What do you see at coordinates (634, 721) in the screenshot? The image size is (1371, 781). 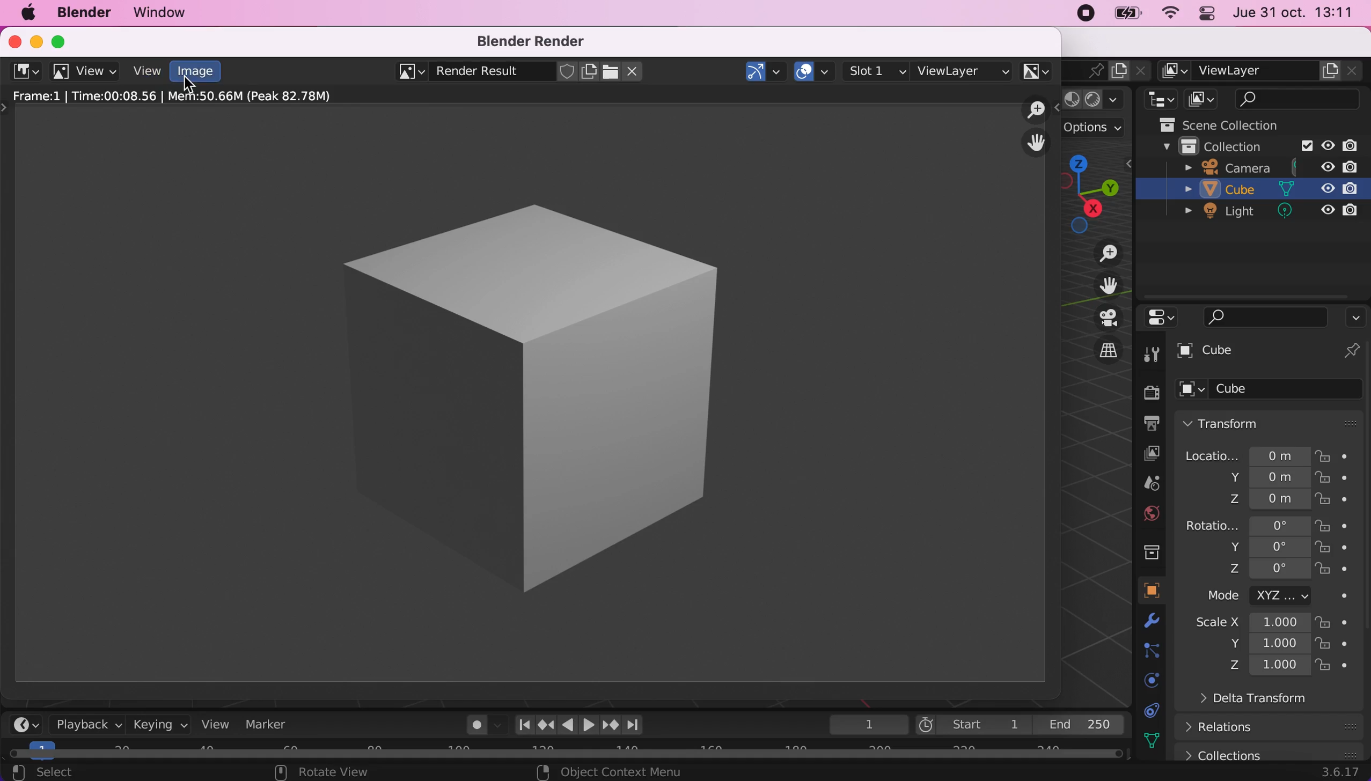 I see `Jump to last` at bounding box center [634, 721].